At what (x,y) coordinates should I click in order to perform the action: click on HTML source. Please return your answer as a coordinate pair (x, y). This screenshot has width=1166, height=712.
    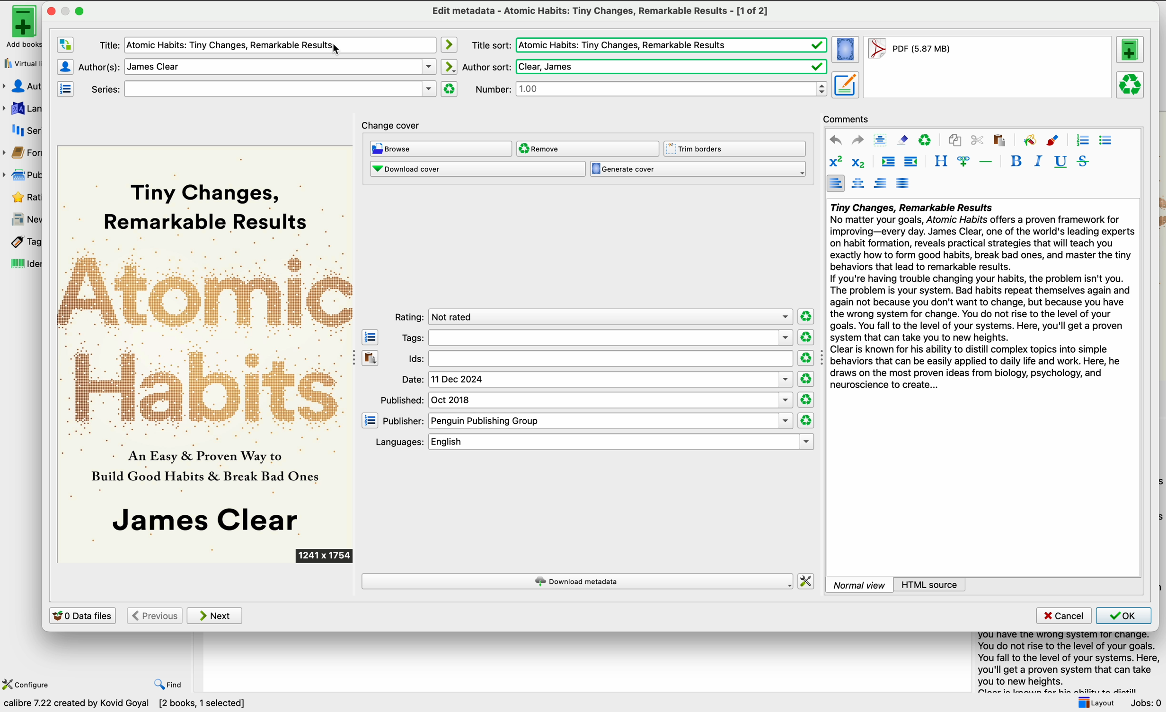
    Looking at the image, I should click on (930, 584).